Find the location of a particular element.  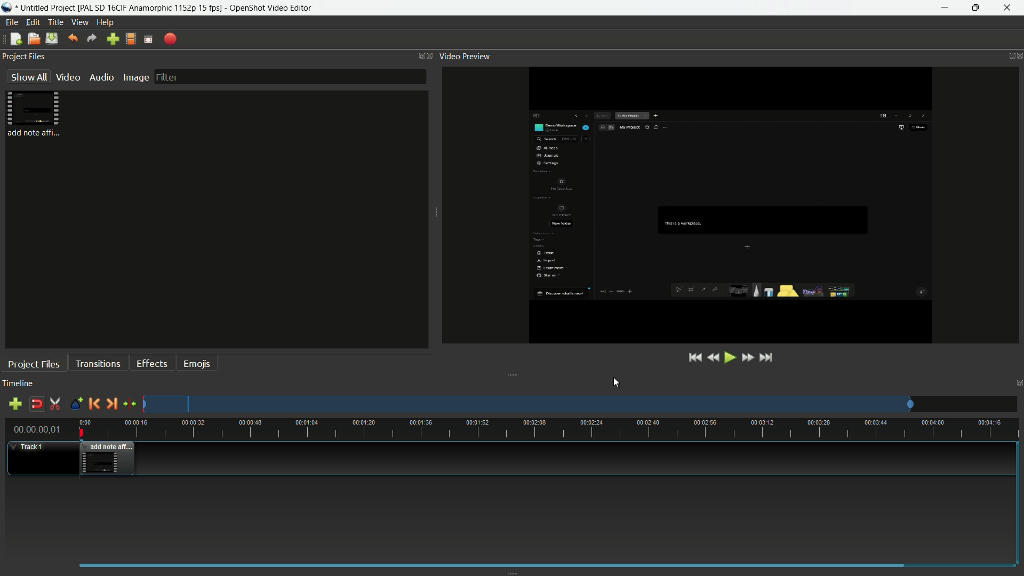

redo is located at coordinates (92, 38).